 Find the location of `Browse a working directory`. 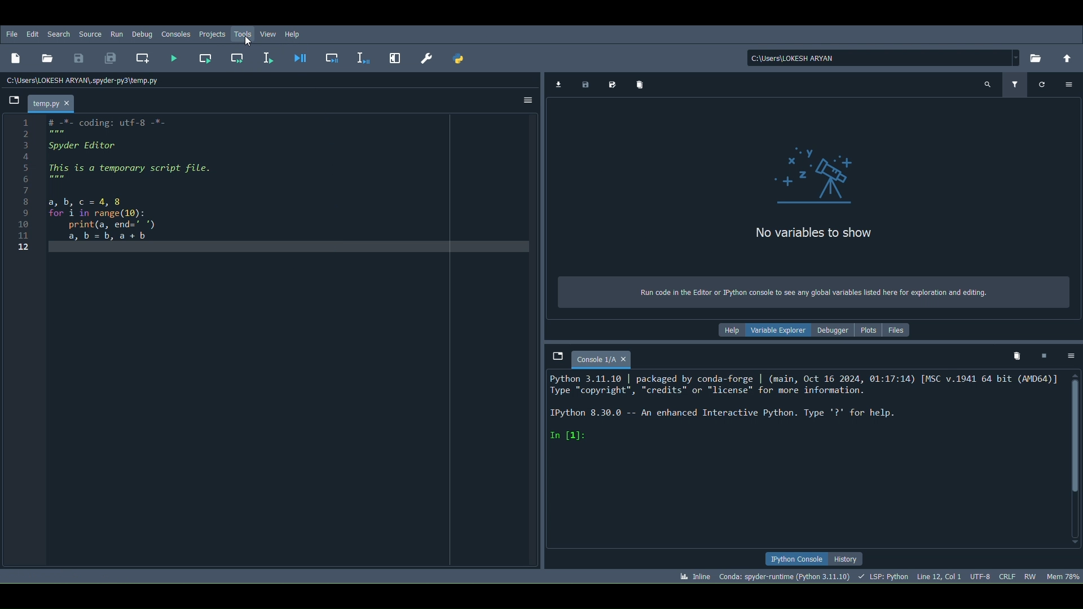

Browse a working directory is located at coordinates (1036, 55).